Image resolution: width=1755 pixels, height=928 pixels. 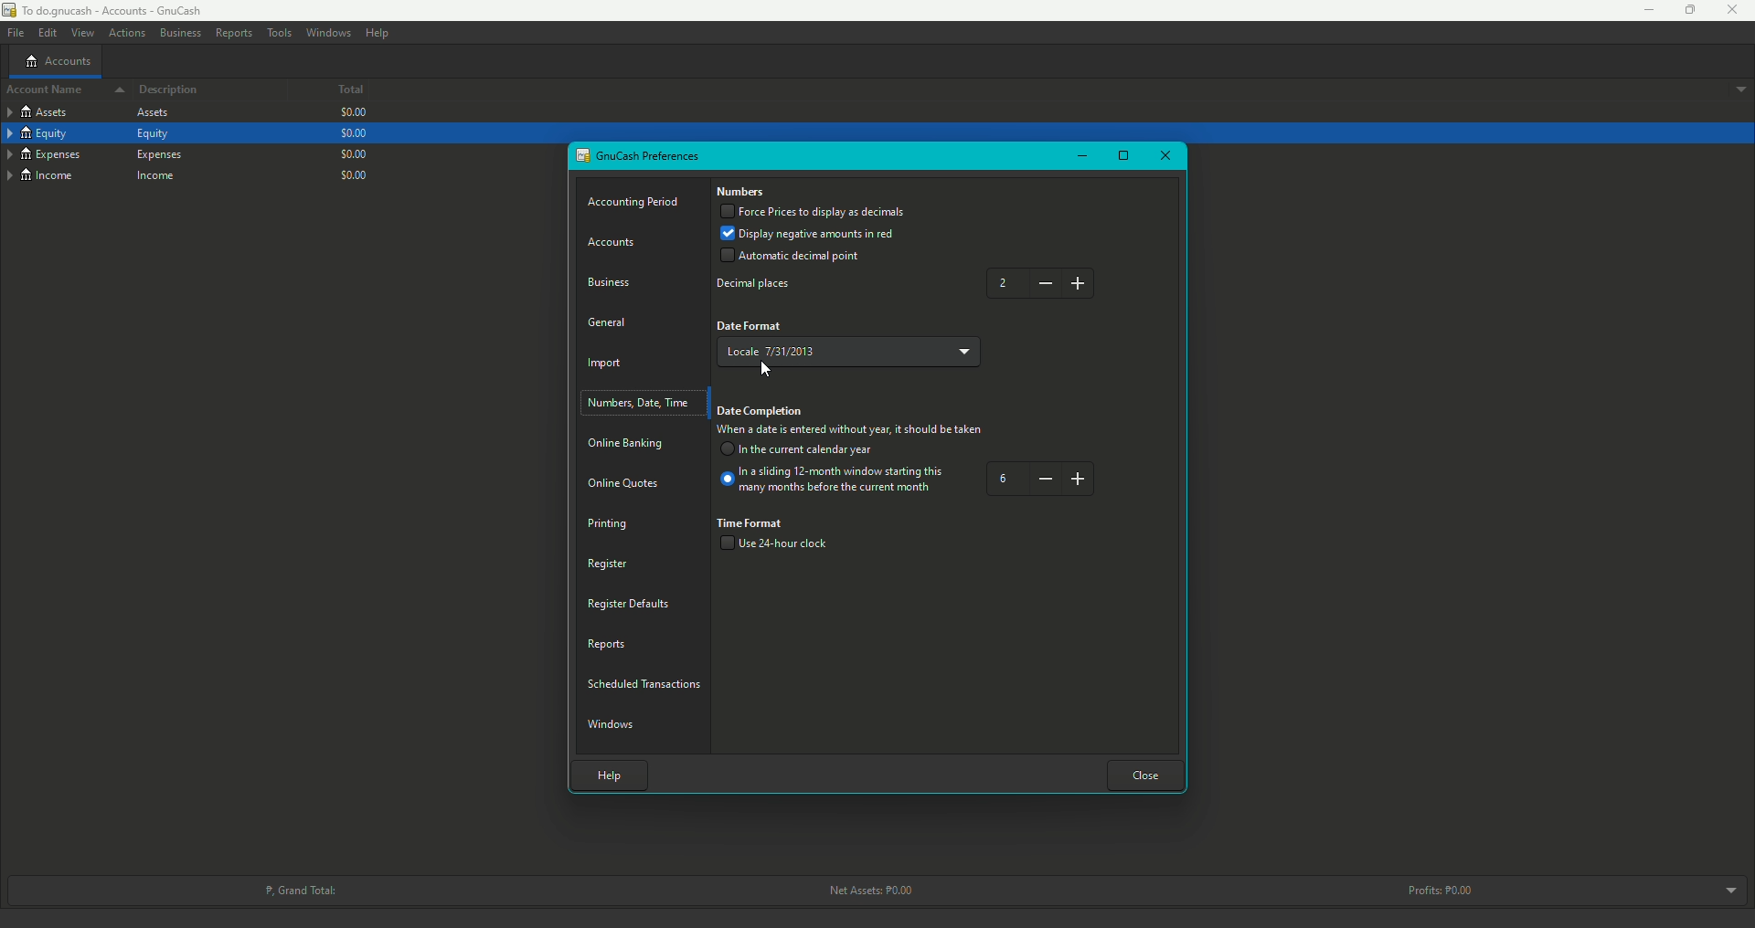 What do you see at coordinates (630, 483) in the screenshot?
I see `Online Quotes` at bounding box center [630, 483].